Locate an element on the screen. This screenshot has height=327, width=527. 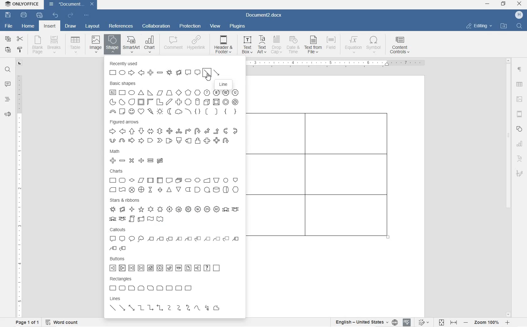
Buttons is located at coordinates (175, 264).